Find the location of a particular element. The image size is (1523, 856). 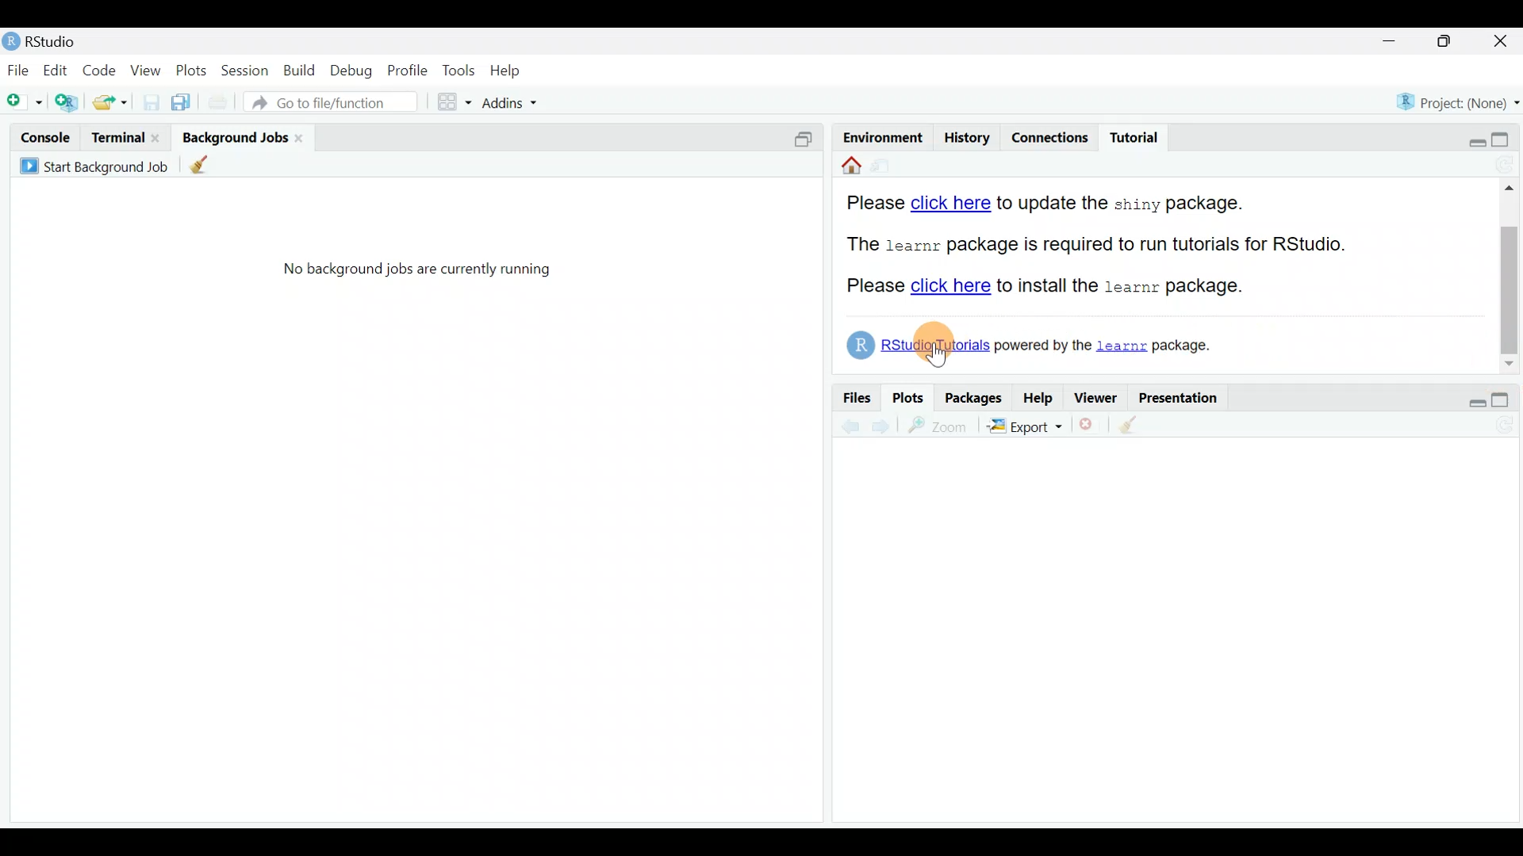

Create a project is located at coordinates (70, 103).